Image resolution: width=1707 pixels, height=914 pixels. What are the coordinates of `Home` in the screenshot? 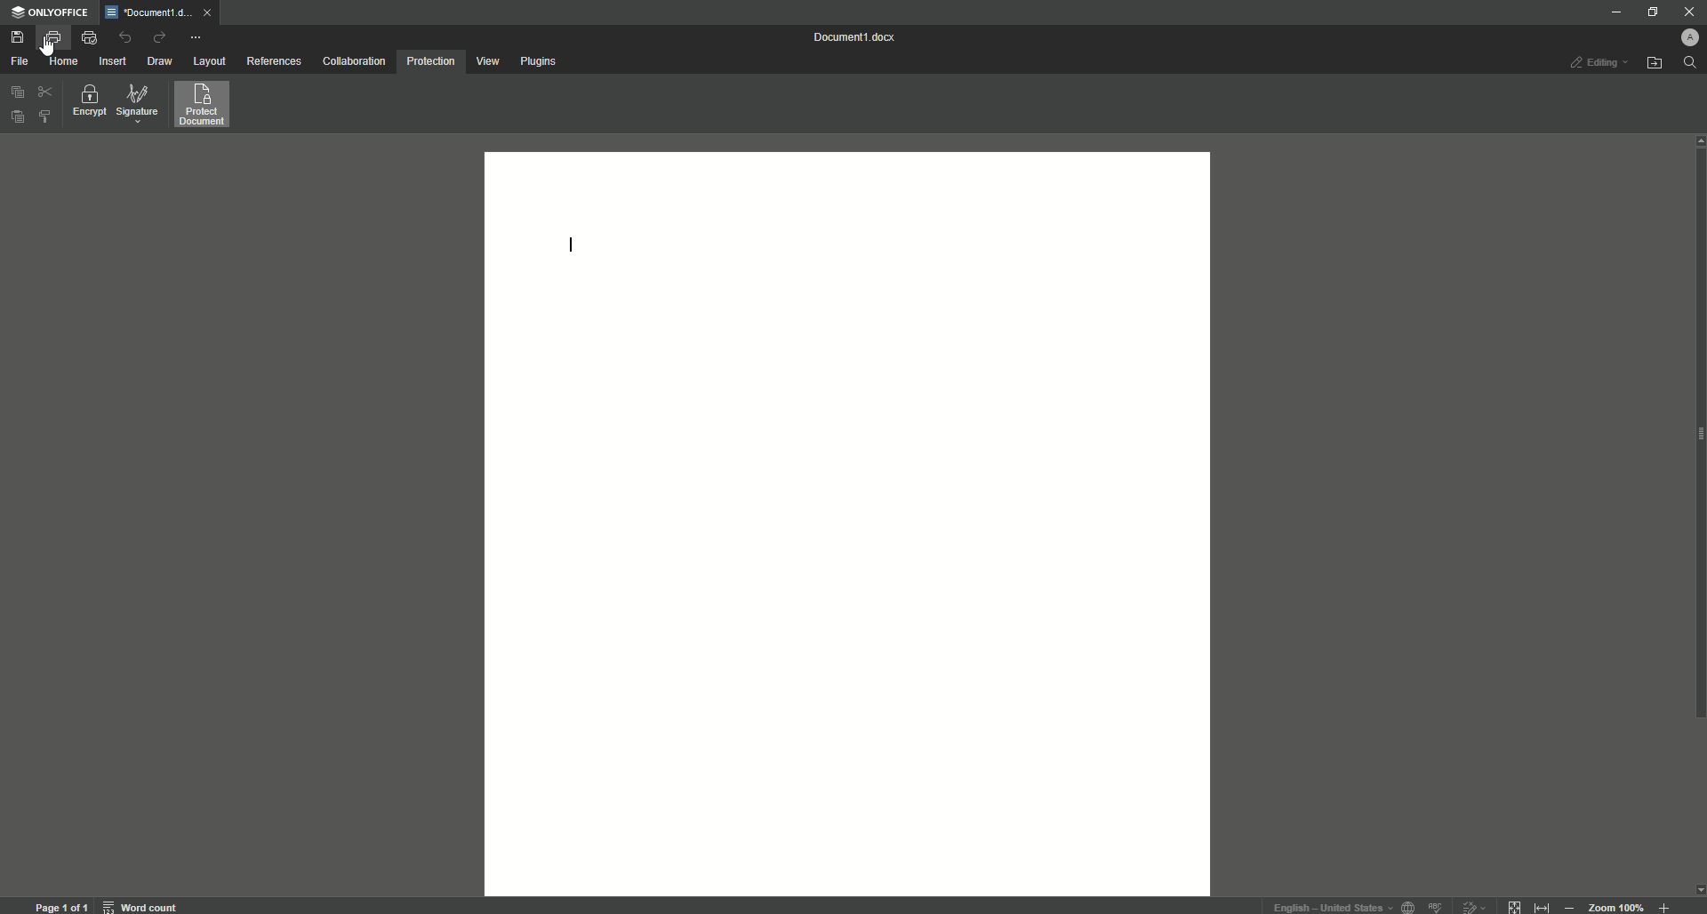 It's located at (63, 60).